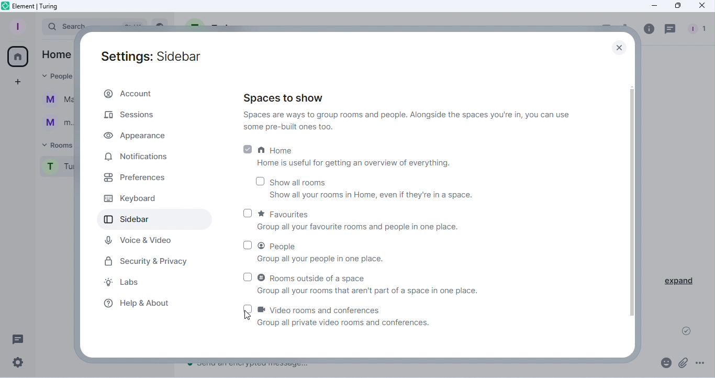 This screenshot has height=378, width=715. I want to click on Close, so click(615, 46).